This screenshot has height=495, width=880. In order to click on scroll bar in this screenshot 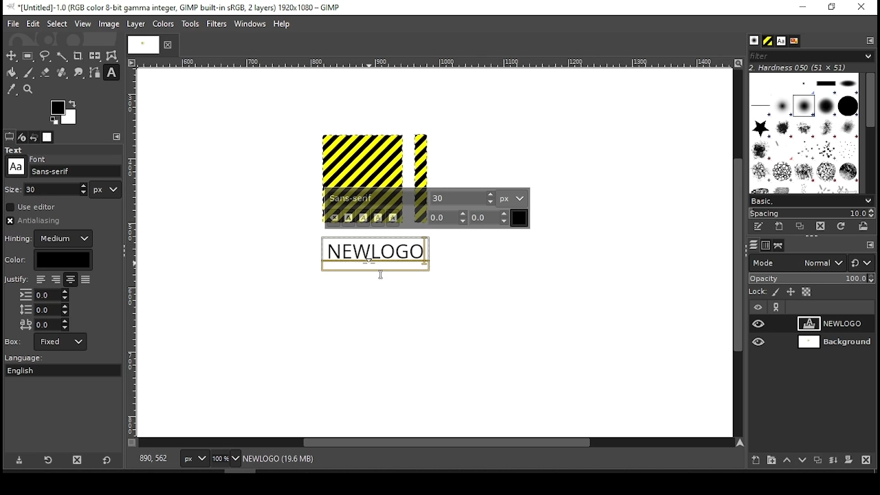, I will do `click(736, 252)`.